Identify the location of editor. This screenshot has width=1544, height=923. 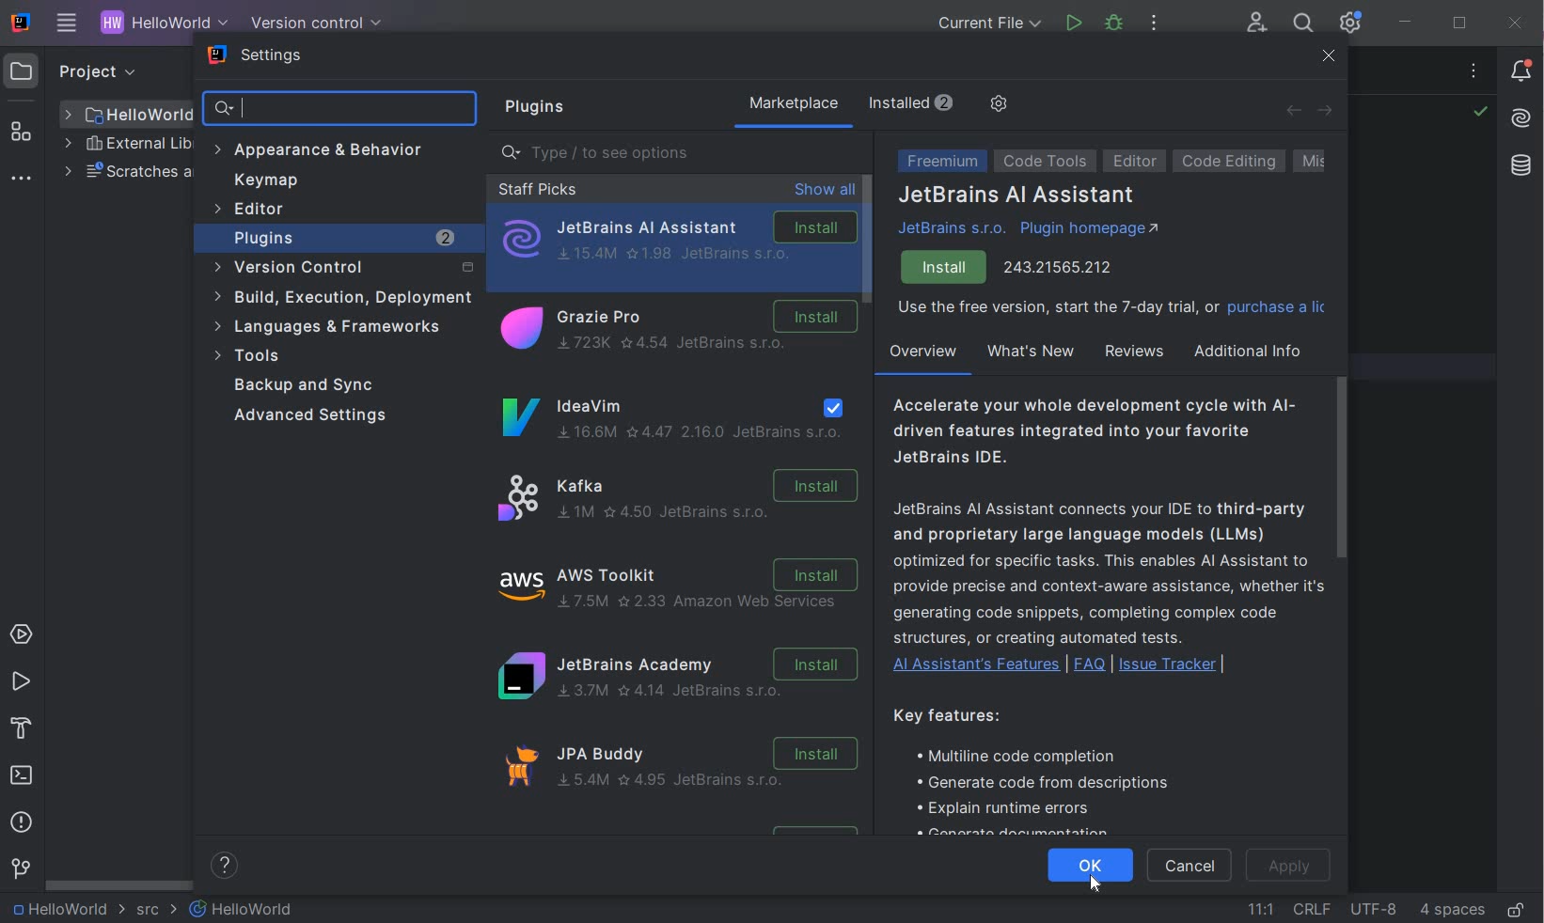
(253, 211).